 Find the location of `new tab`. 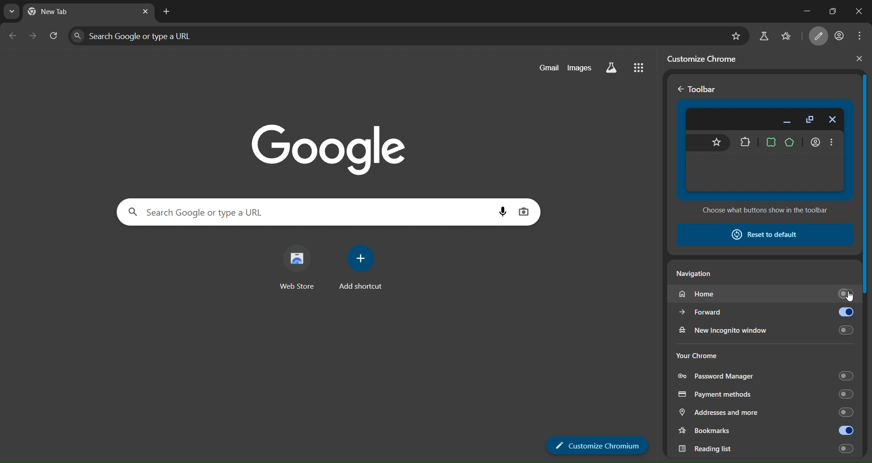

new tab is located at coordinates (167, 12).